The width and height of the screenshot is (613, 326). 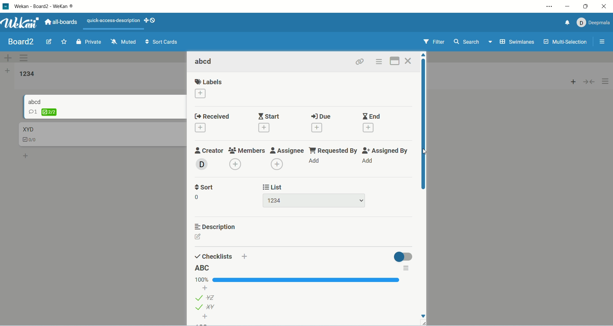 What do you see at coordinates (334, 150) in the screenshot?
I see `requested by` at bounding box center [334, 150].